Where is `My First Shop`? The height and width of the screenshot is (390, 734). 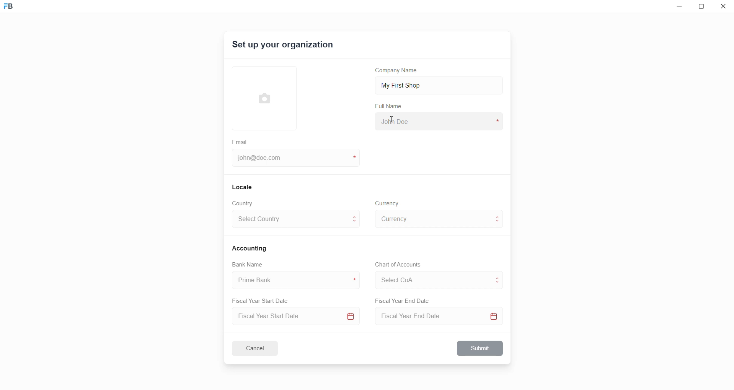
My First Shop is located at coordinates (413, 84).